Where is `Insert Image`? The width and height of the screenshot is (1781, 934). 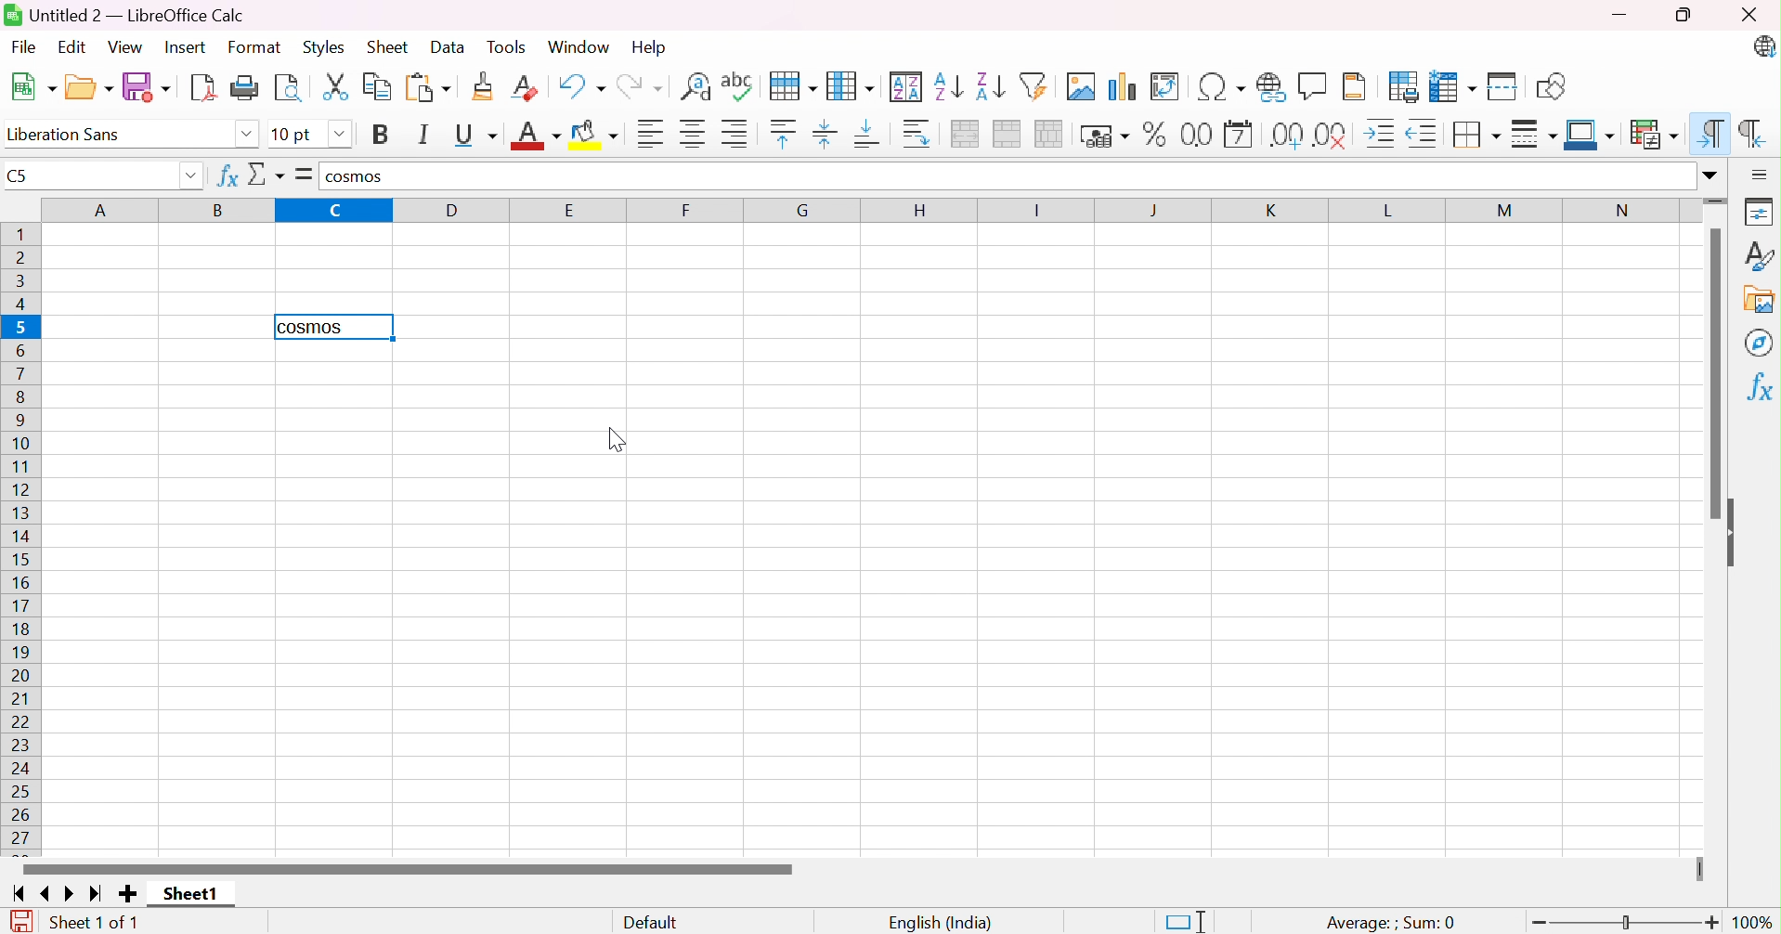
Insert Image is located at coordinates (1084, 86).